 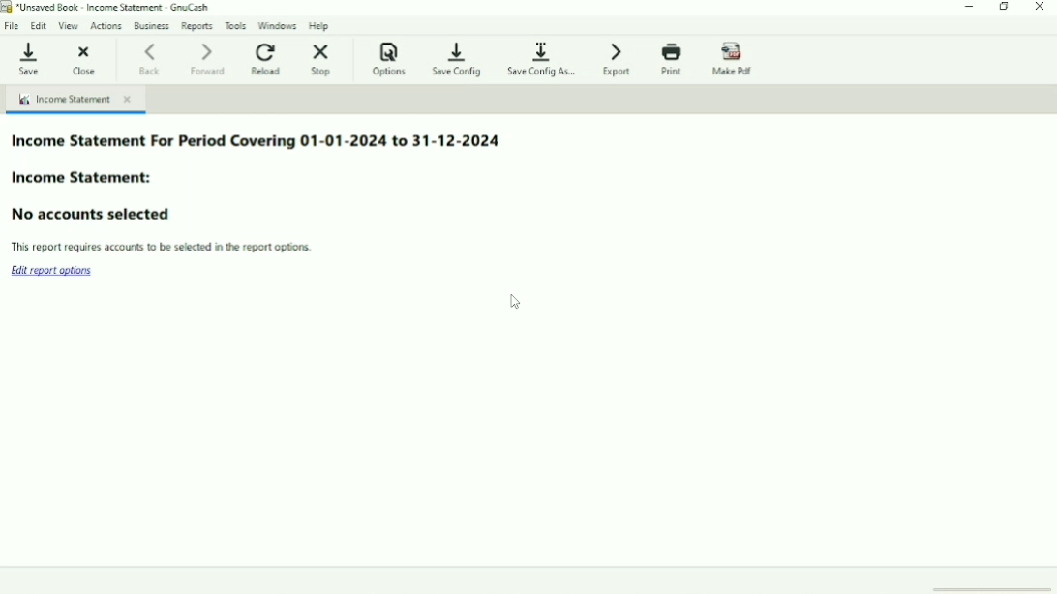 What do you see at coordinates (55, 271) in the screenshot?
I see `Edit report options` at bounding box center [55, 271].